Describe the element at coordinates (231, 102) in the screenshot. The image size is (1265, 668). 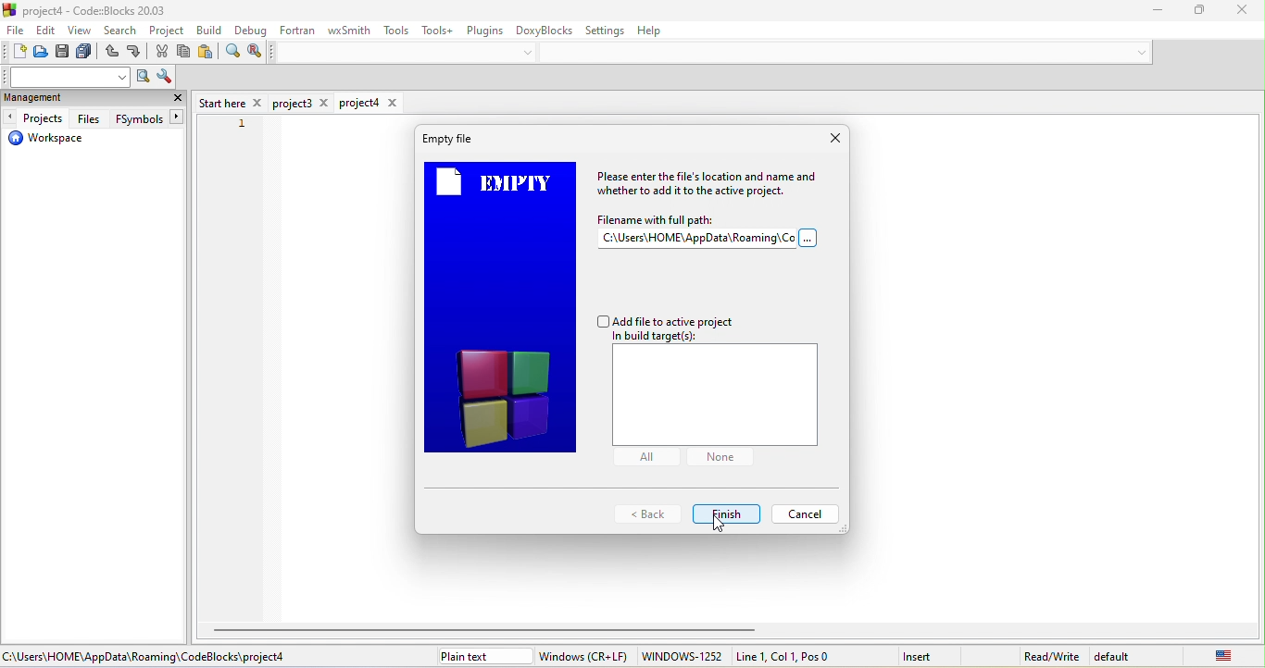
I see `start here` at that location.